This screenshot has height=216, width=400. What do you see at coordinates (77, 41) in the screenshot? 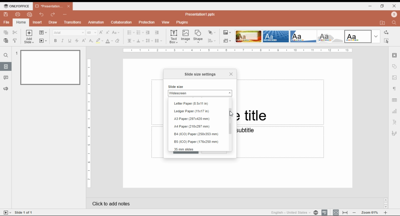
I see `strikethrough` at bounding box center [77, 41].